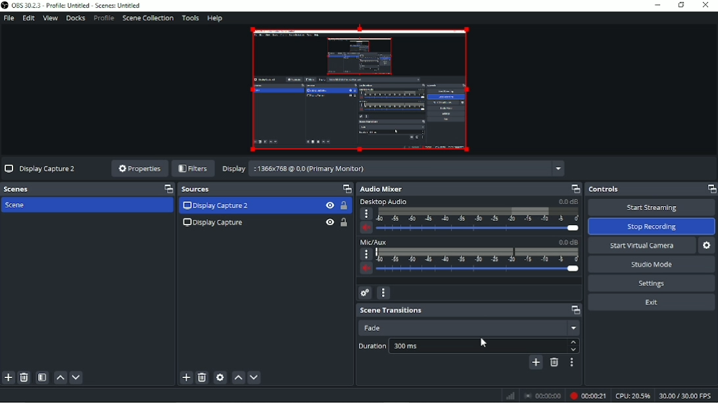 The width and height of the screenshot is (718, 403). I want to click on Transition properties, so click(570, 363).